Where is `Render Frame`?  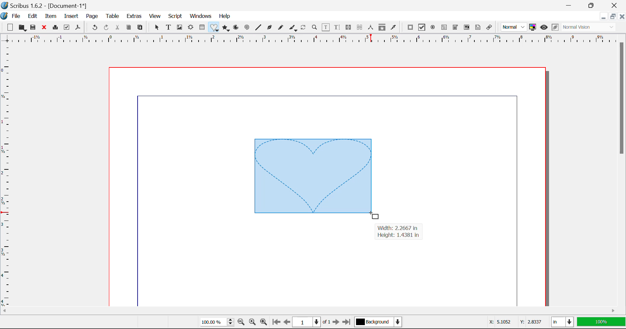
Render Frame is located at coordinates (191, 28).